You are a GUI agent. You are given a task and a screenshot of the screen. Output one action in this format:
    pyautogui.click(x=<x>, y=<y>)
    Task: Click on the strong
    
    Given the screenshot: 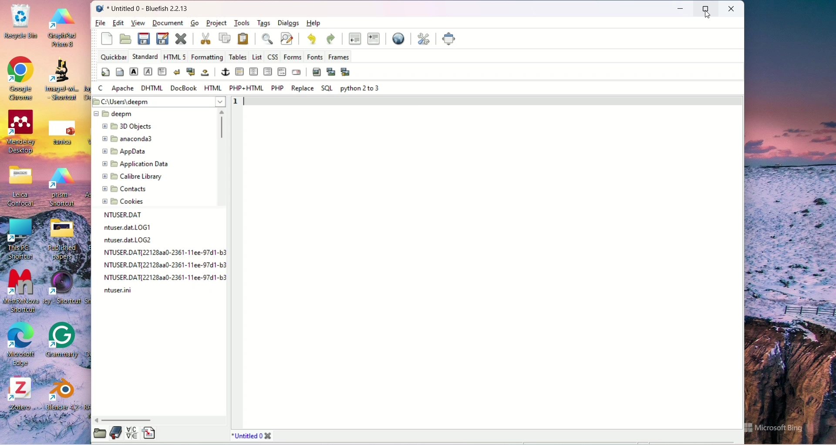 What is the action you would take?
    pyautogui.click(x=133, y=71)
    